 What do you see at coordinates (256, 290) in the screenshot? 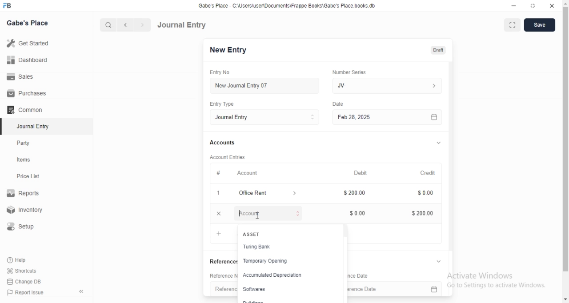
I see `softwares` at bounding box center [256, 290].